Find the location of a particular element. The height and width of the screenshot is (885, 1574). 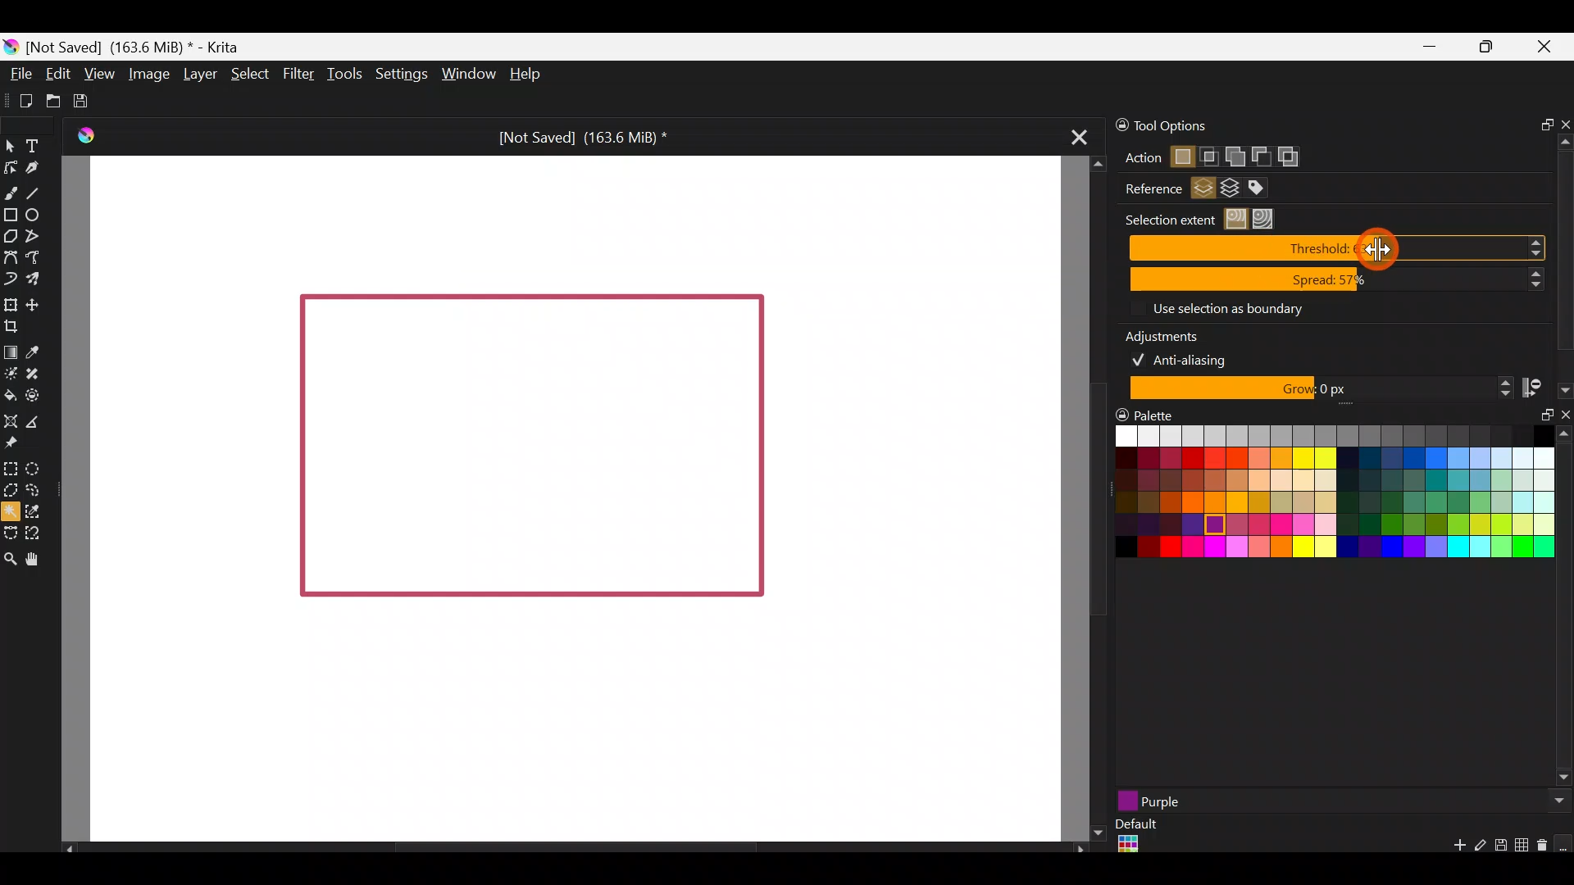

Dynamic brush tool is located at coordinates (10, 278).